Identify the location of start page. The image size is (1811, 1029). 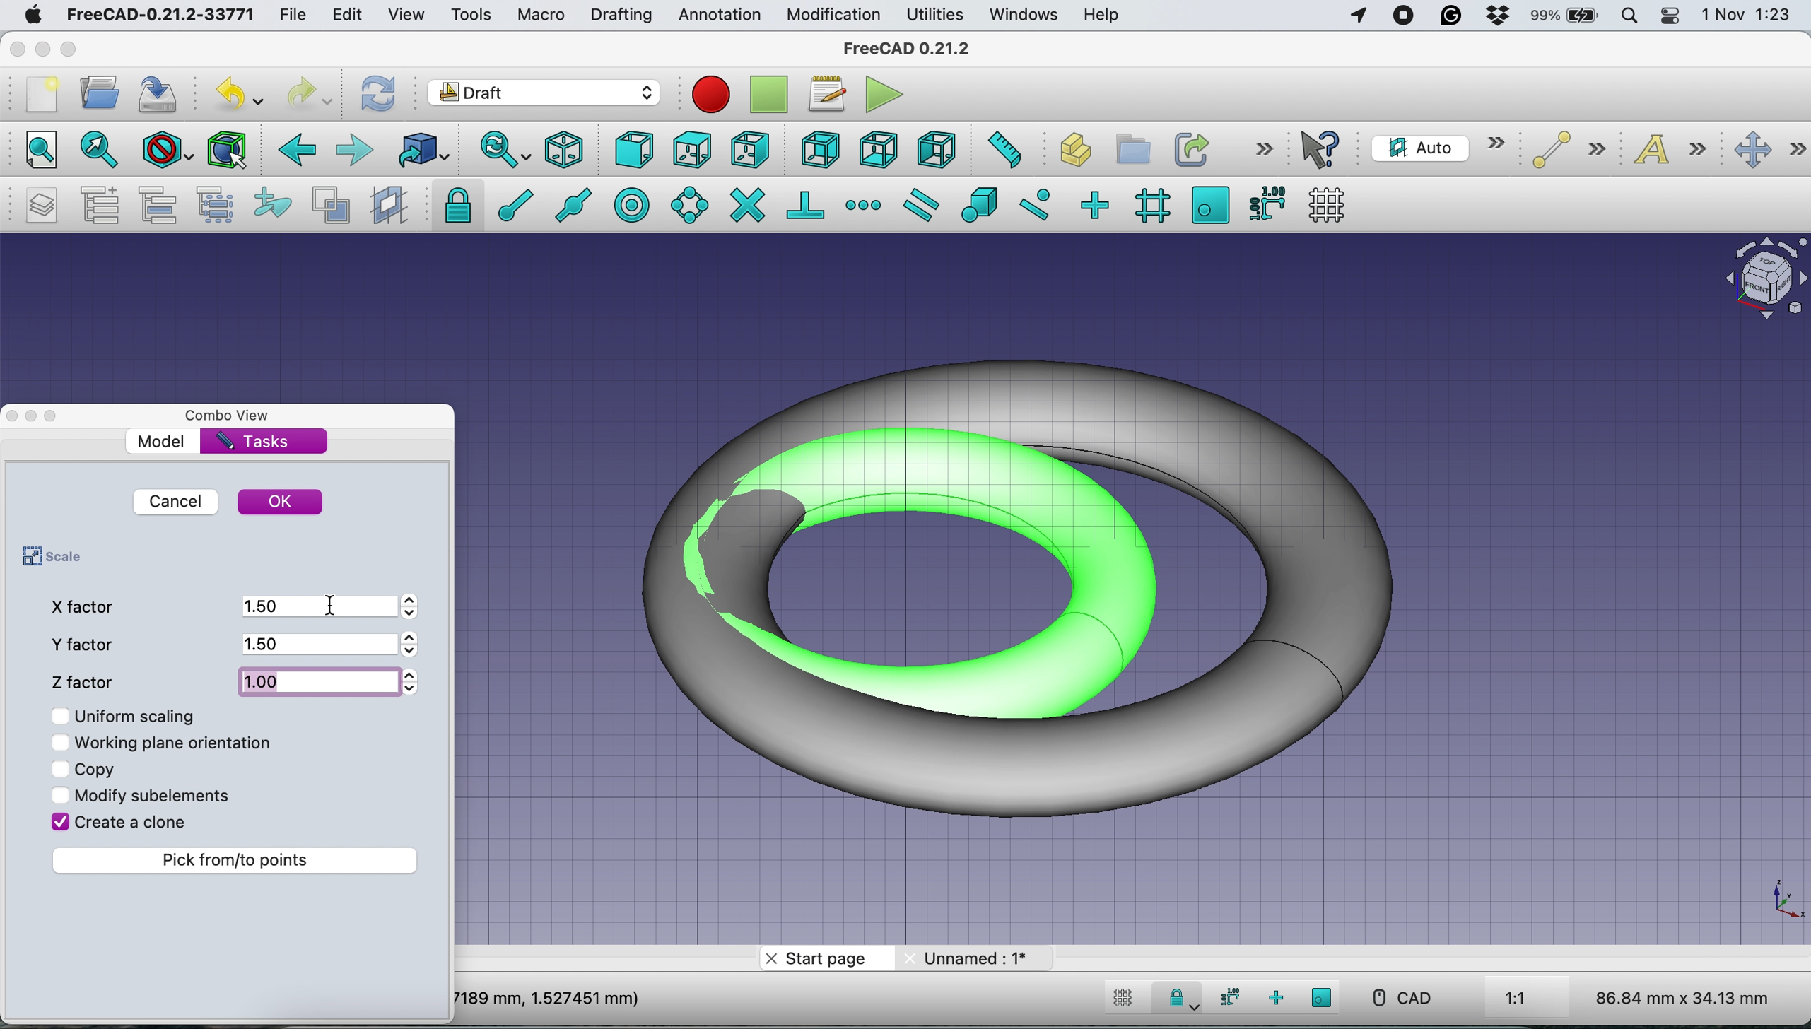
(824, 959).